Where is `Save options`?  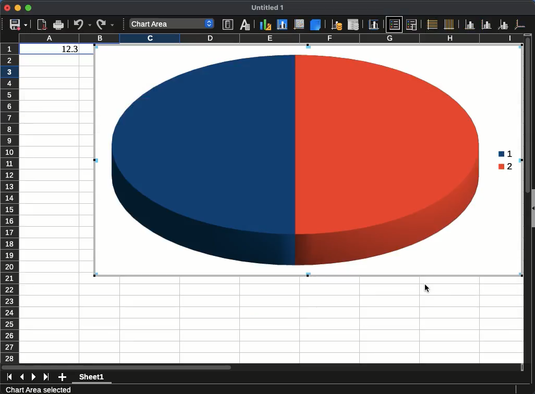 Save options is located at coordinates (19, 24).